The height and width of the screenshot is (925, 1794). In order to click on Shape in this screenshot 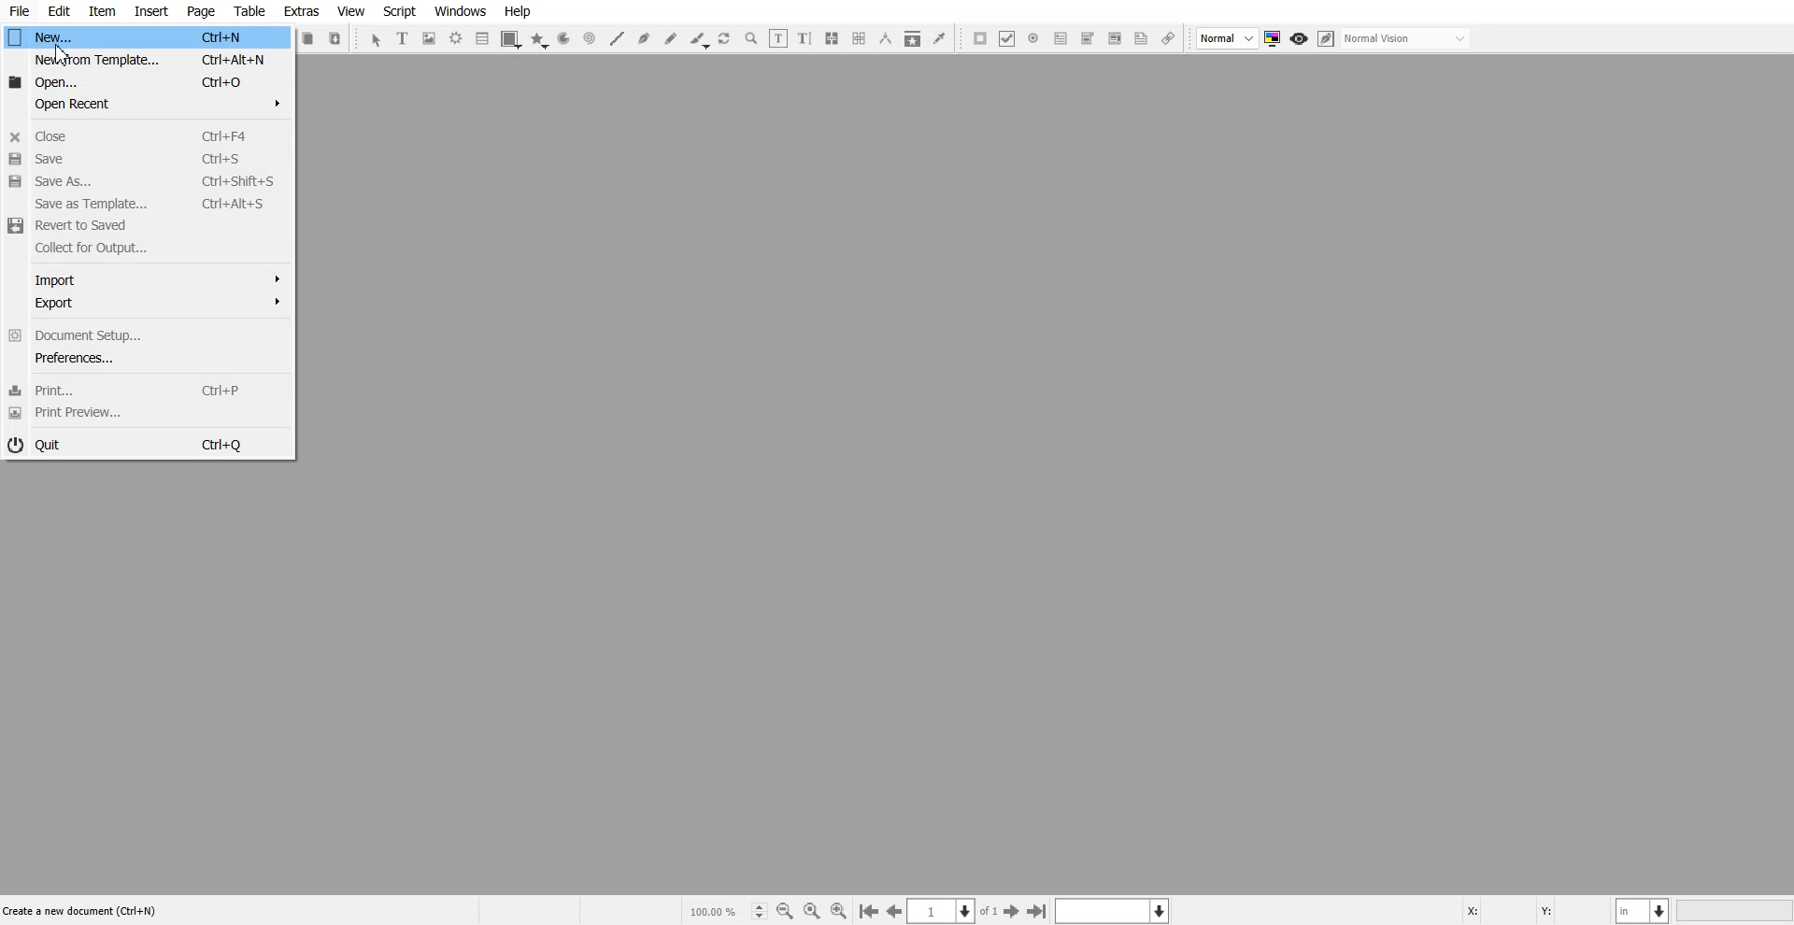, I will do `click(511, 39)`.